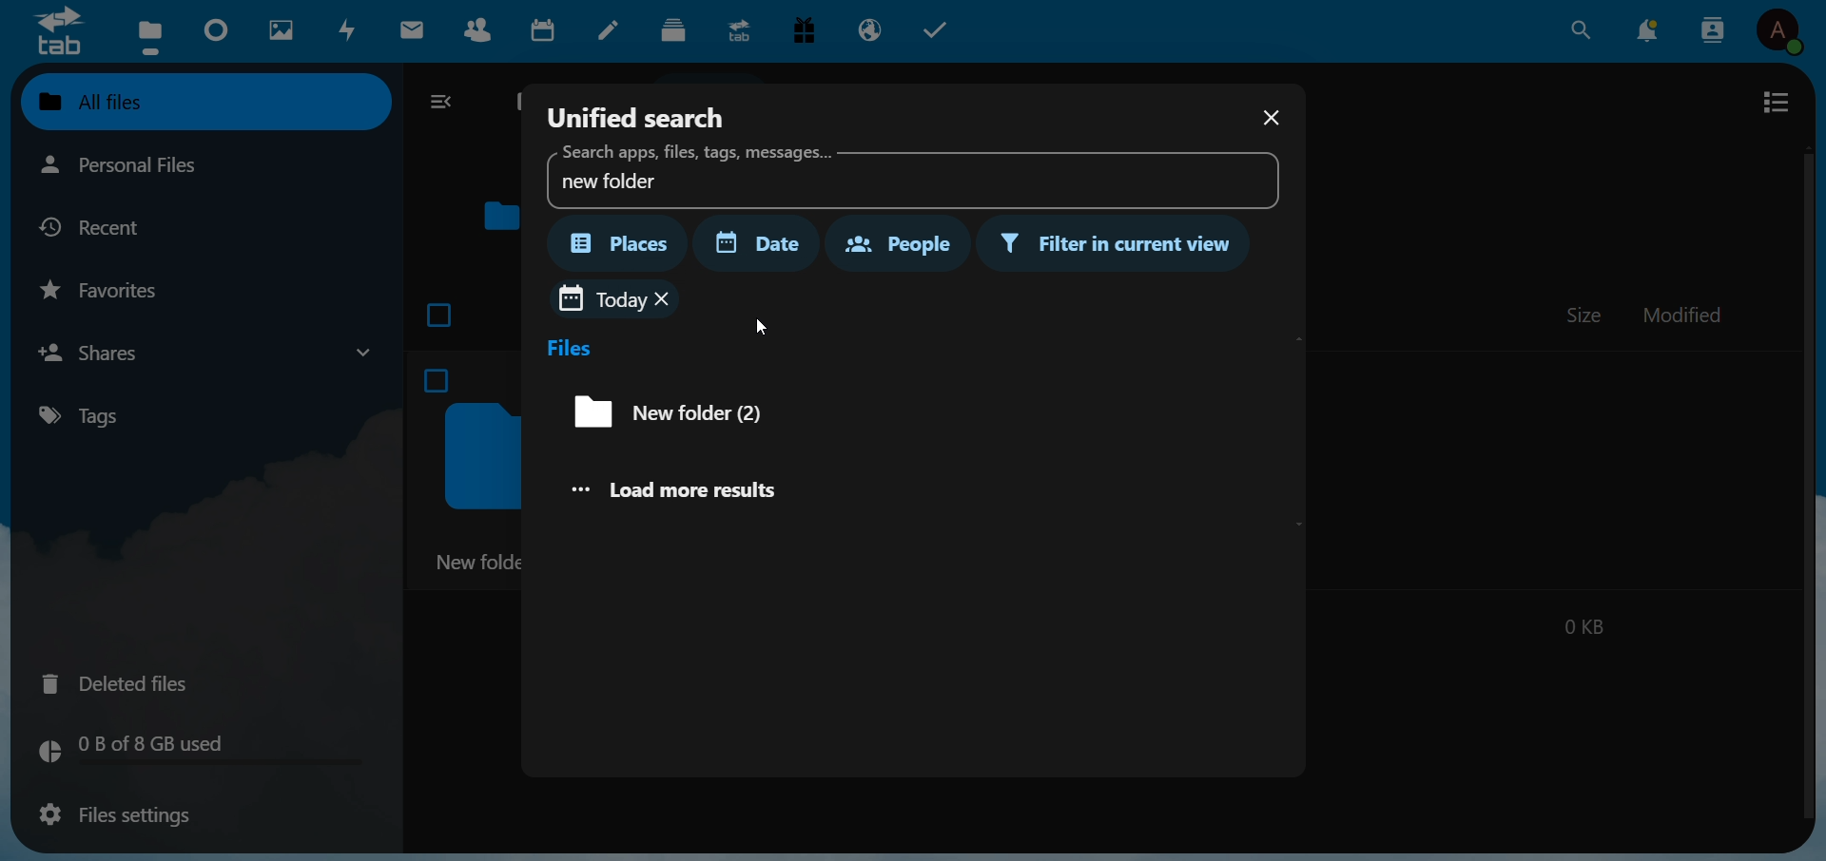 The image size is (1826, 861). Describe the element at coordinates (204, 352) in the screenshot. I see `shares` at that location.